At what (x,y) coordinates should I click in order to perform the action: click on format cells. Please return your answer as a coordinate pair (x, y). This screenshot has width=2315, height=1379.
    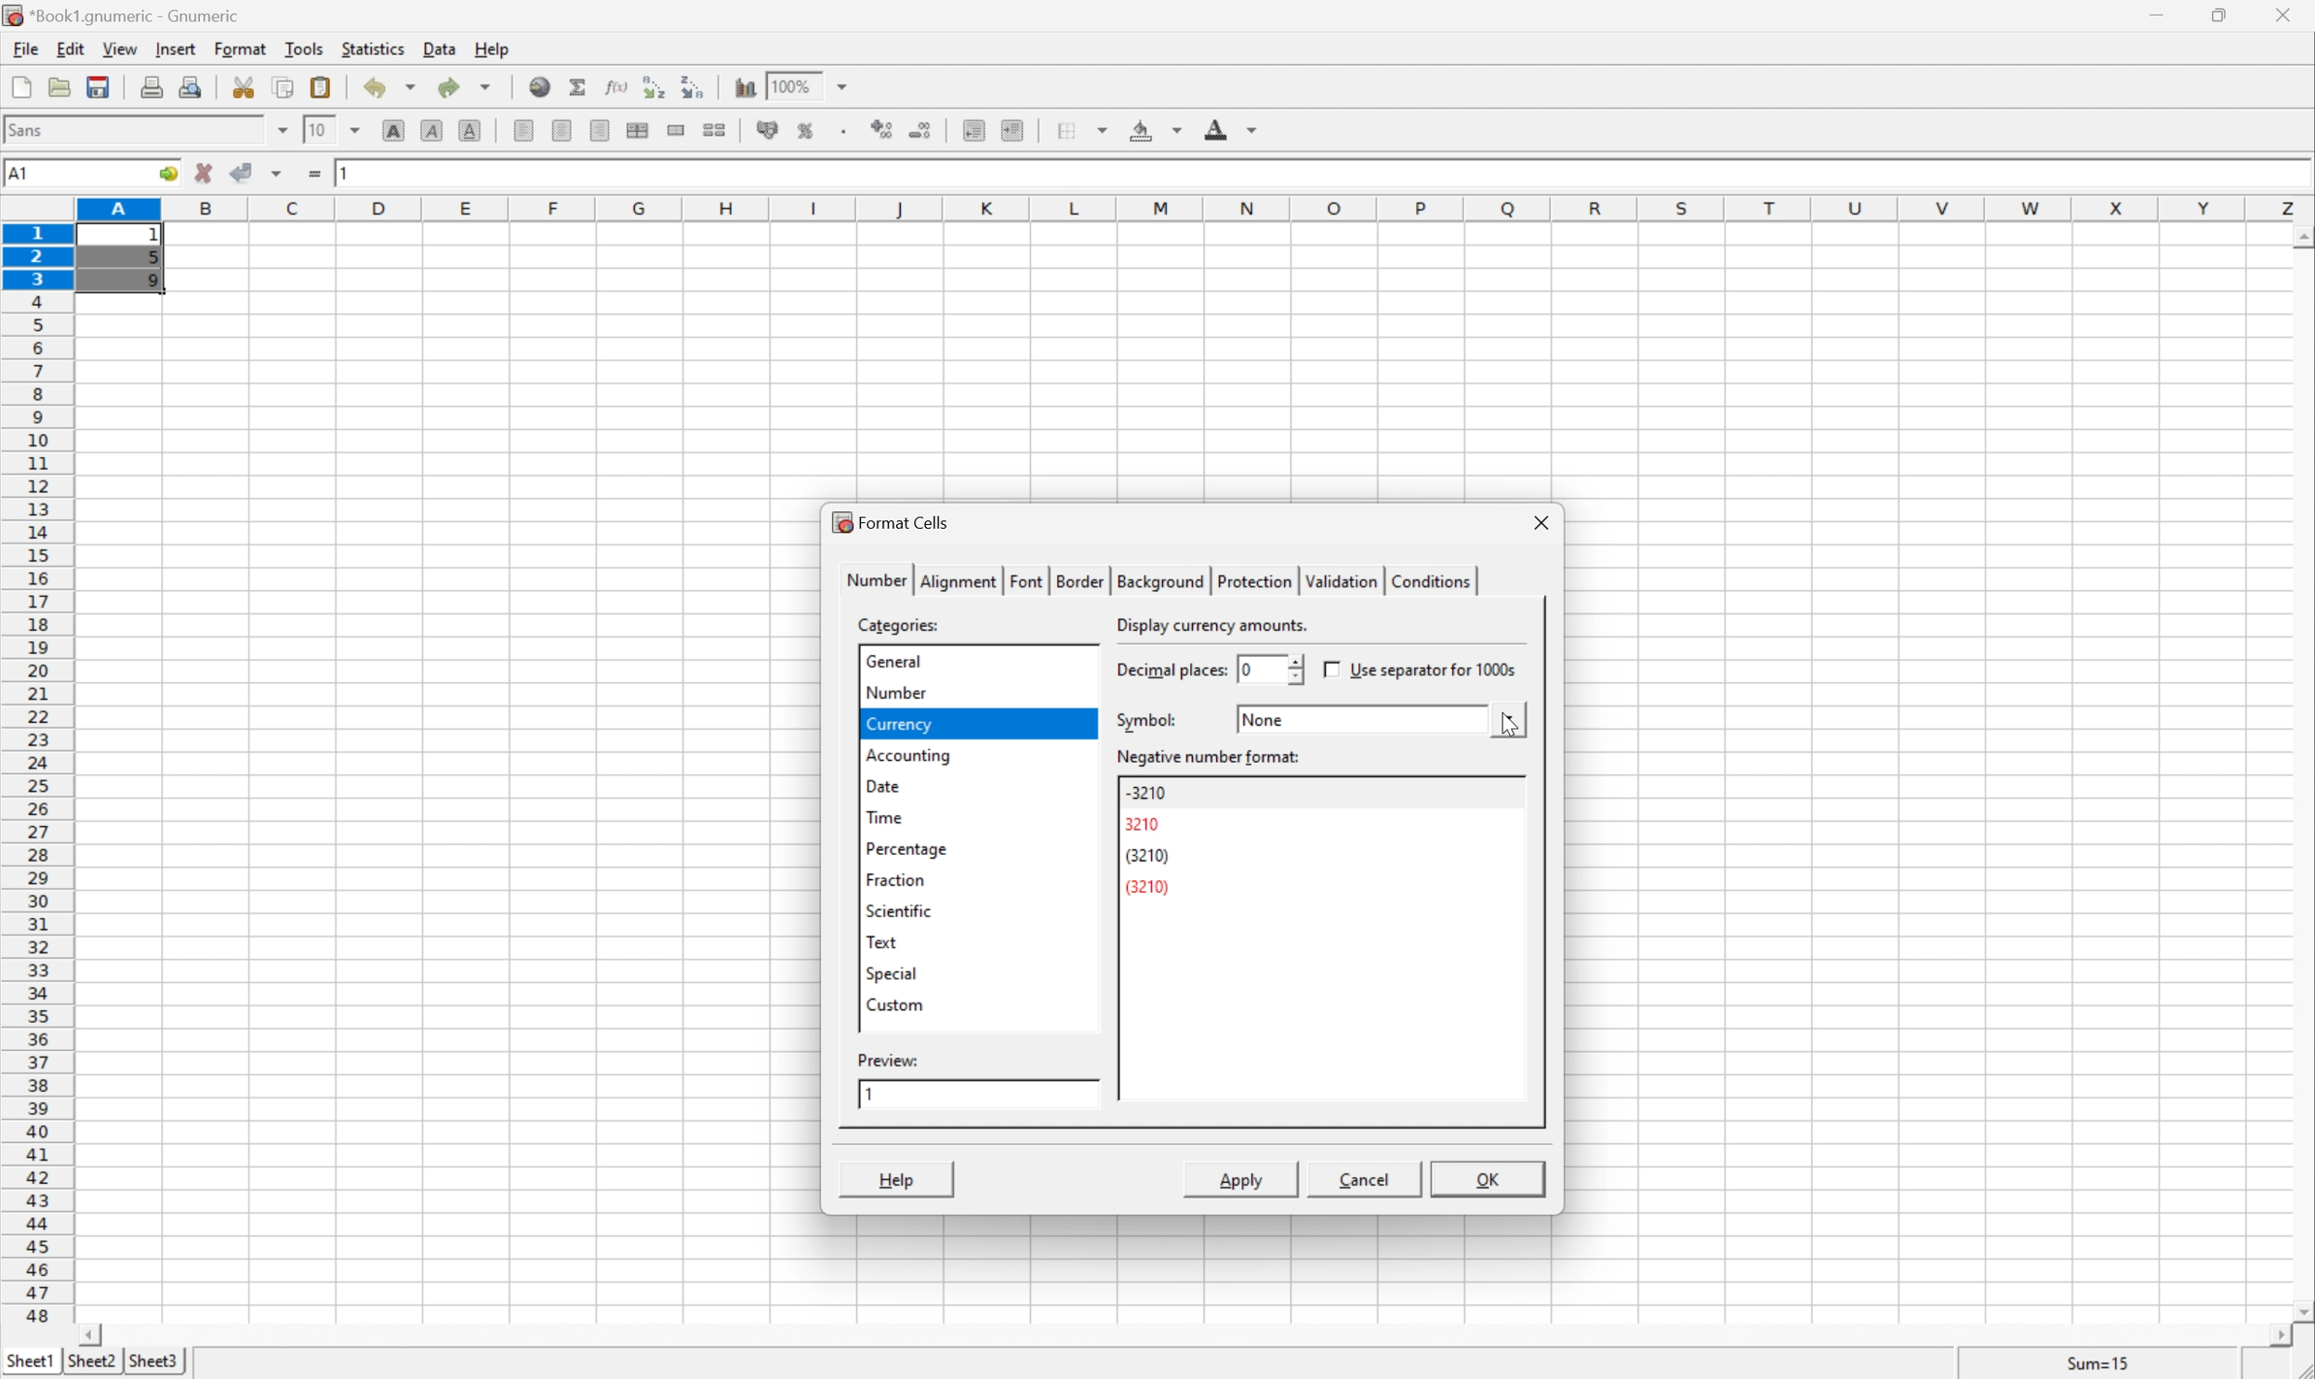
    Looking at the image, I should click on (890, 520).